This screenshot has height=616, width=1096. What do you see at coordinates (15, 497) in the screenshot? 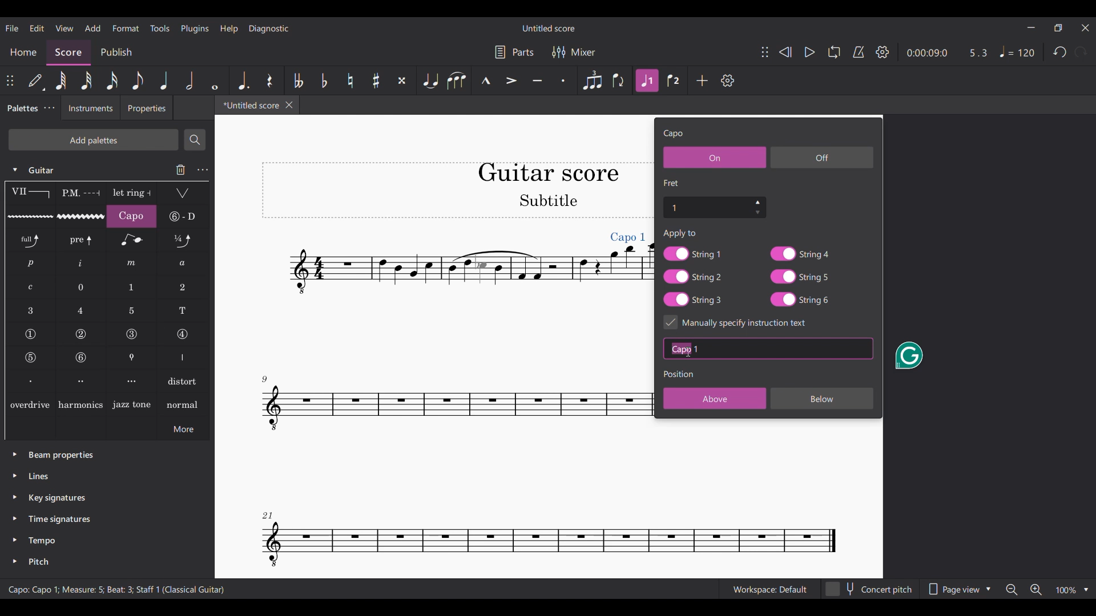
I see `Click to expand key signatures palette` at bounding box center [15, 497].